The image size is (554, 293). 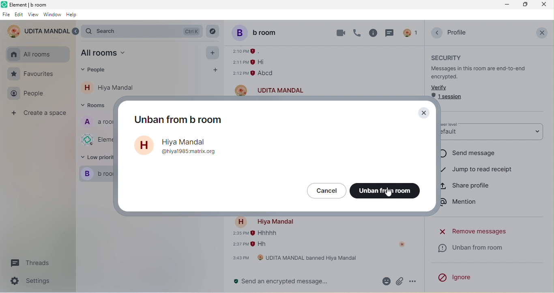 What do you see at coordinates (269, 221) in the screenshot?
I see `account name-hiya mandal` at bounding box center [269, 221].